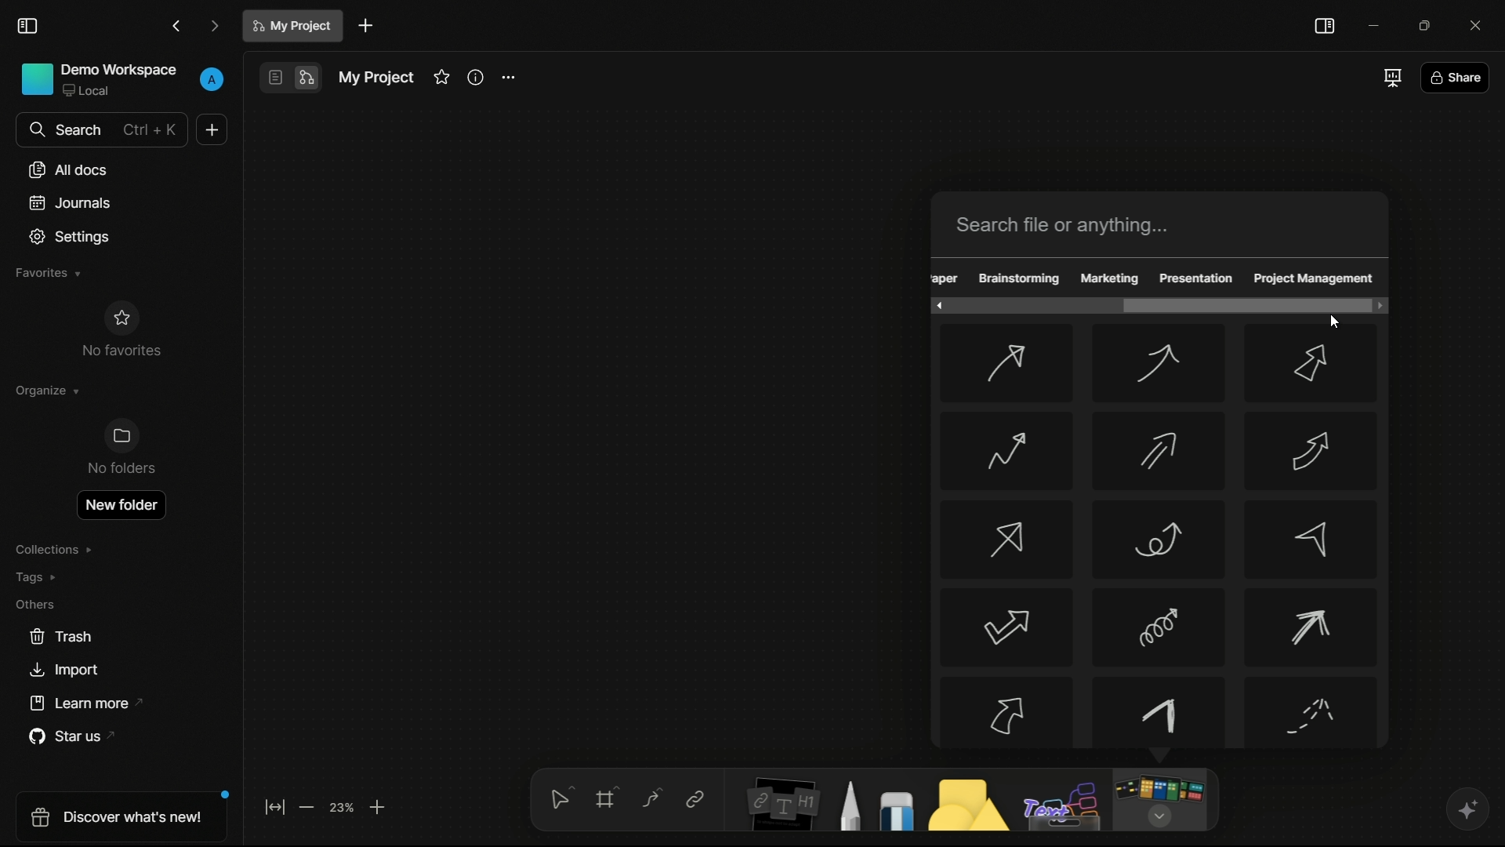 The height and width of the screenshot is (847, 1505). Describe the element at coordinates (34, 604) in the screenshot. I see `others` at that location.